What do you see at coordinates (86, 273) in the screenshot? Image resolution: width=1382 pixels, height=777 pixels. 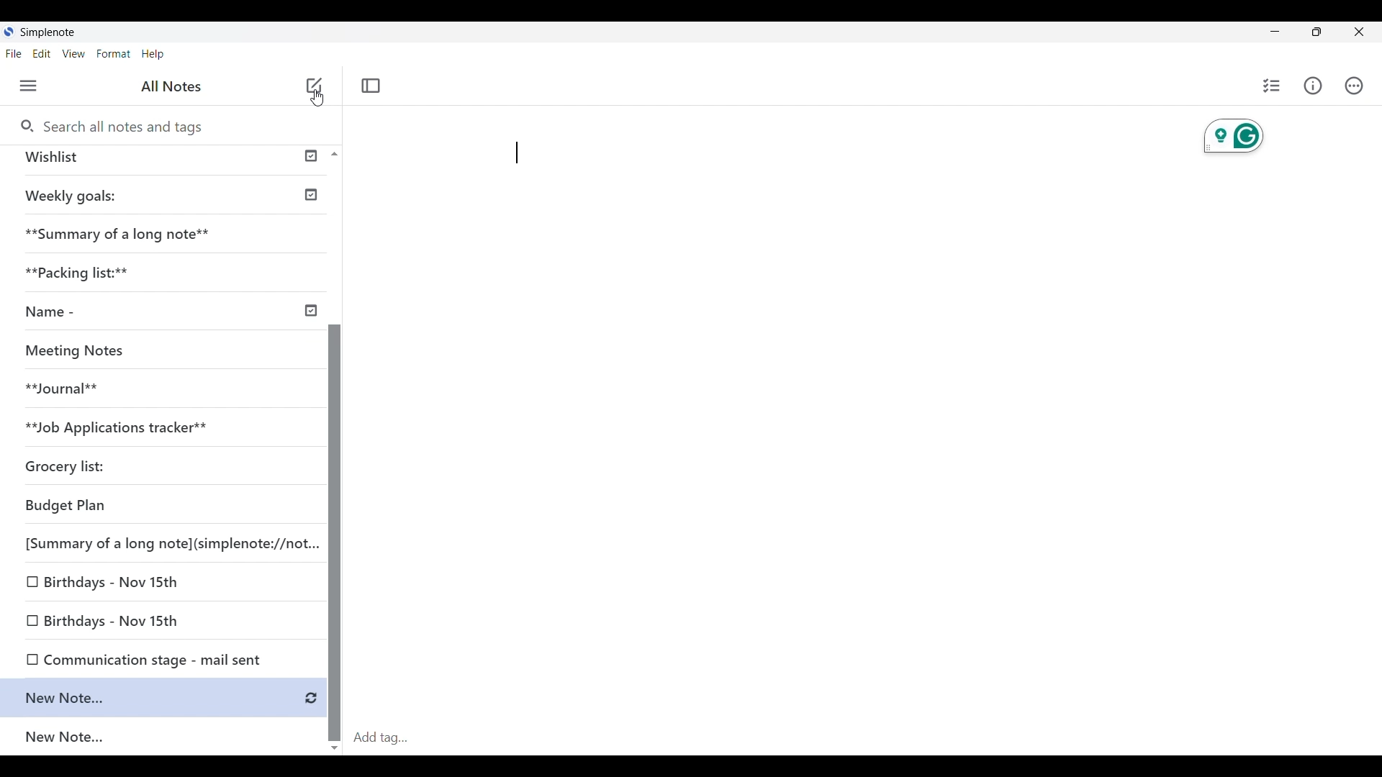 I see `""Packing list."` at bounding box center [86, 273].